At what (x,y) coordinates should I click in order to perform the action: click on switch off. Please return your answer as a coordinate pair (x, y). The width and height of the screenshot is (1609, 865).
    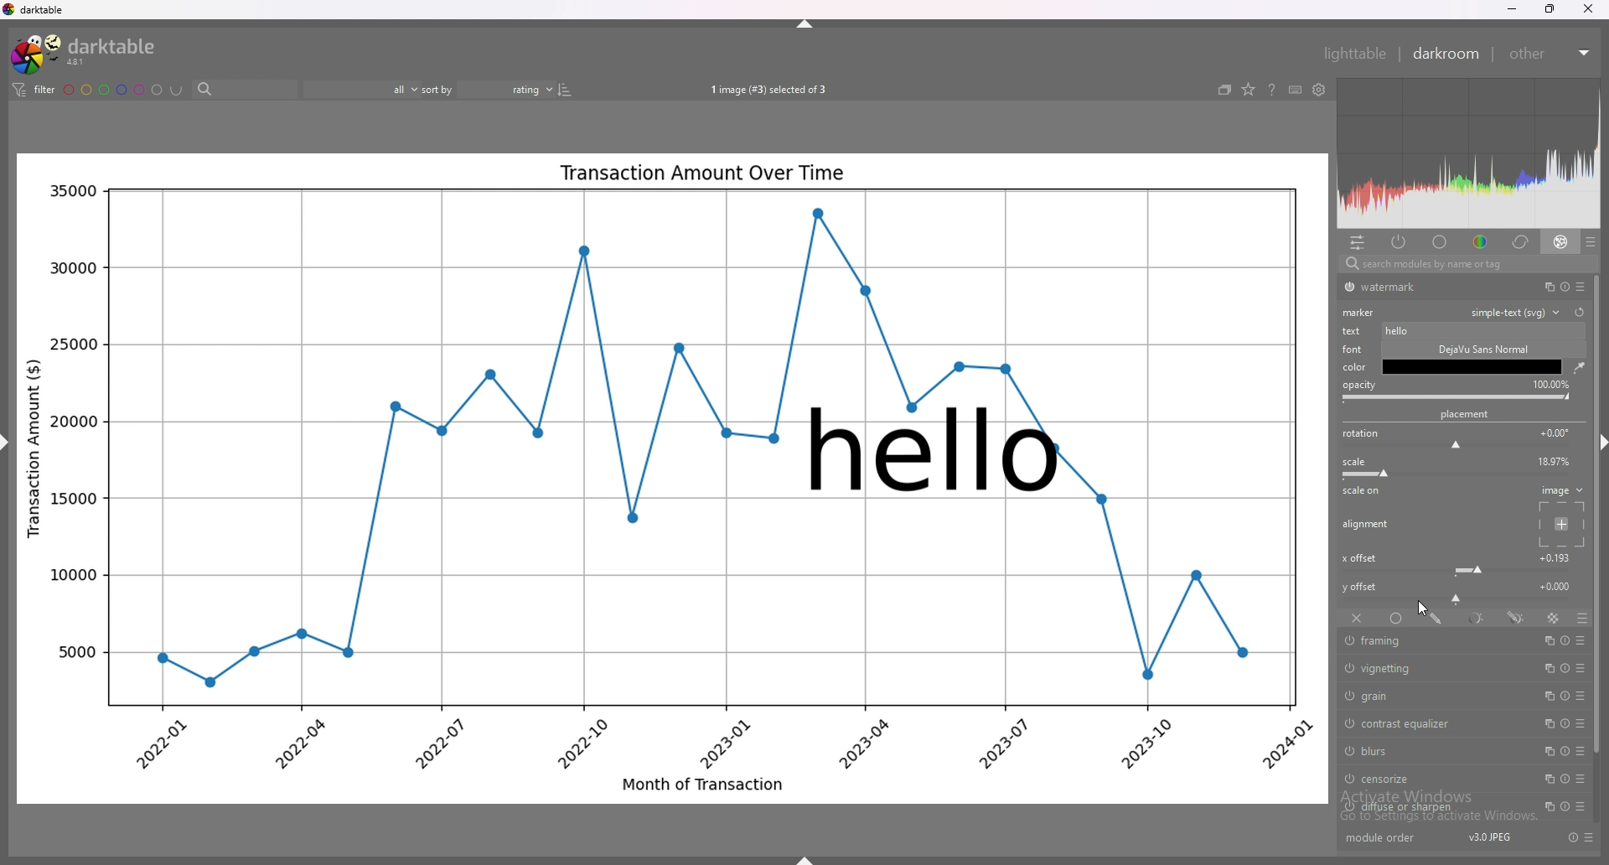
    Looking at the image, I should click on (1349, 668).